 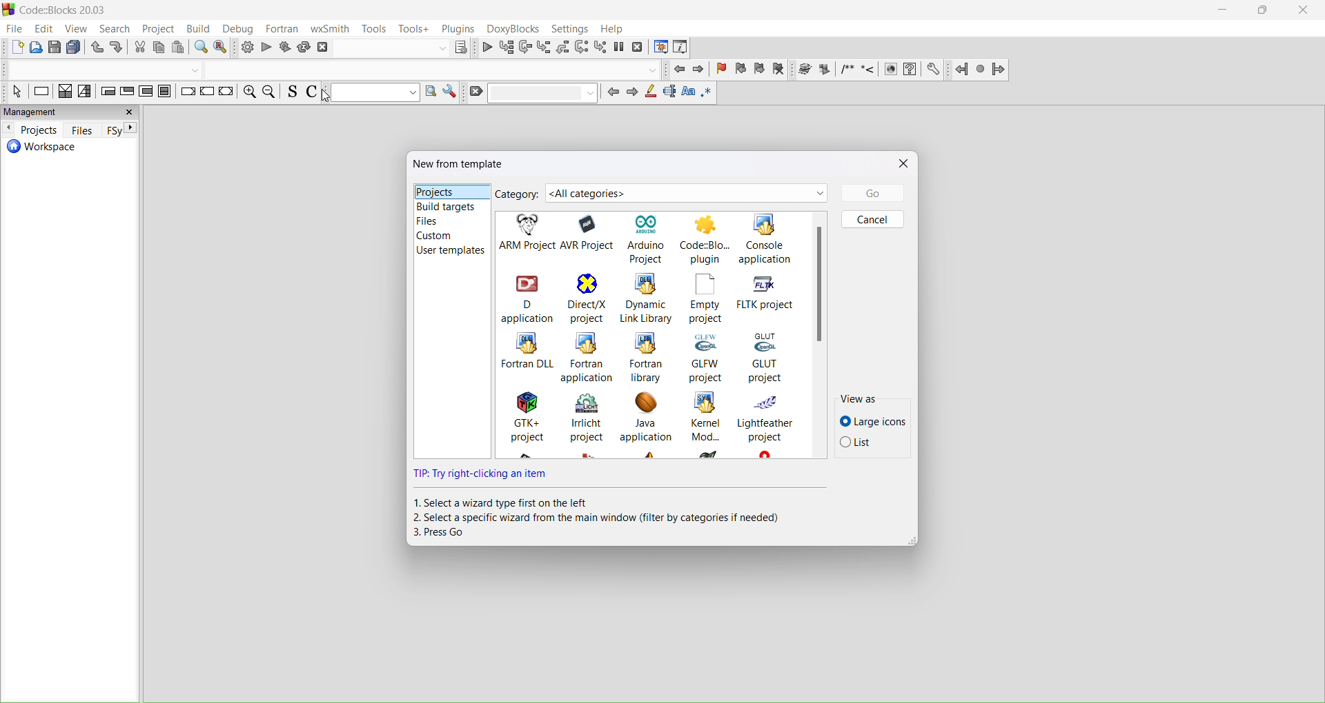 I want to click on add new, so click(x=13, y=47).